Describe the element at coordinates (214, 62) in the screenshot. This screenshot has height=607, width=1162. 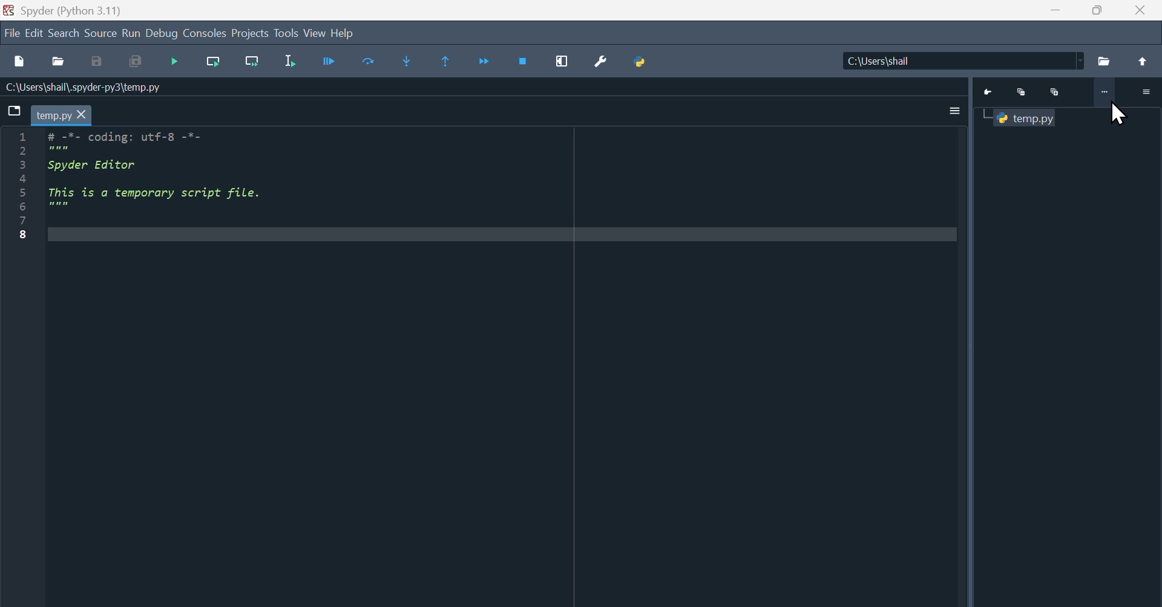
I see `Run current cell` at that location.